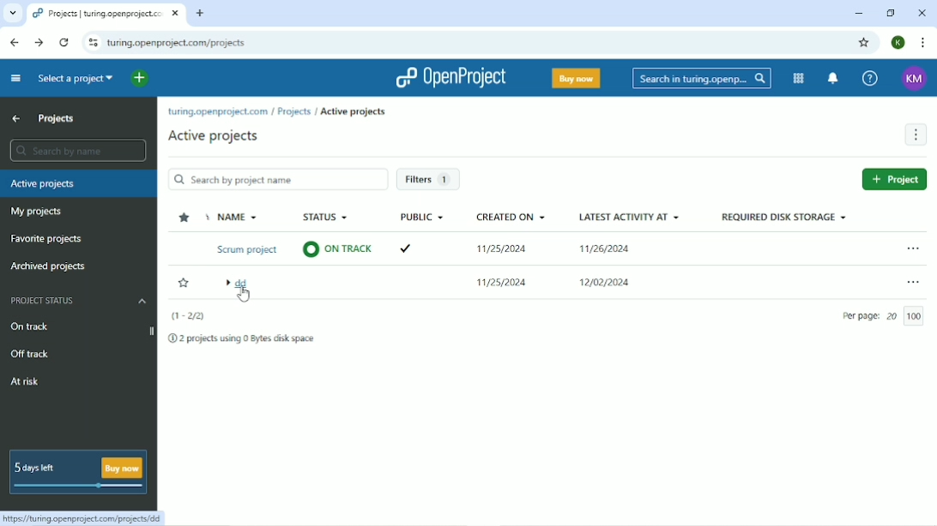 This screenshot has height=526, width=937. Describe the element at coordinates (614, 283) in the screenshot. I see `12/02/2024` at that location.